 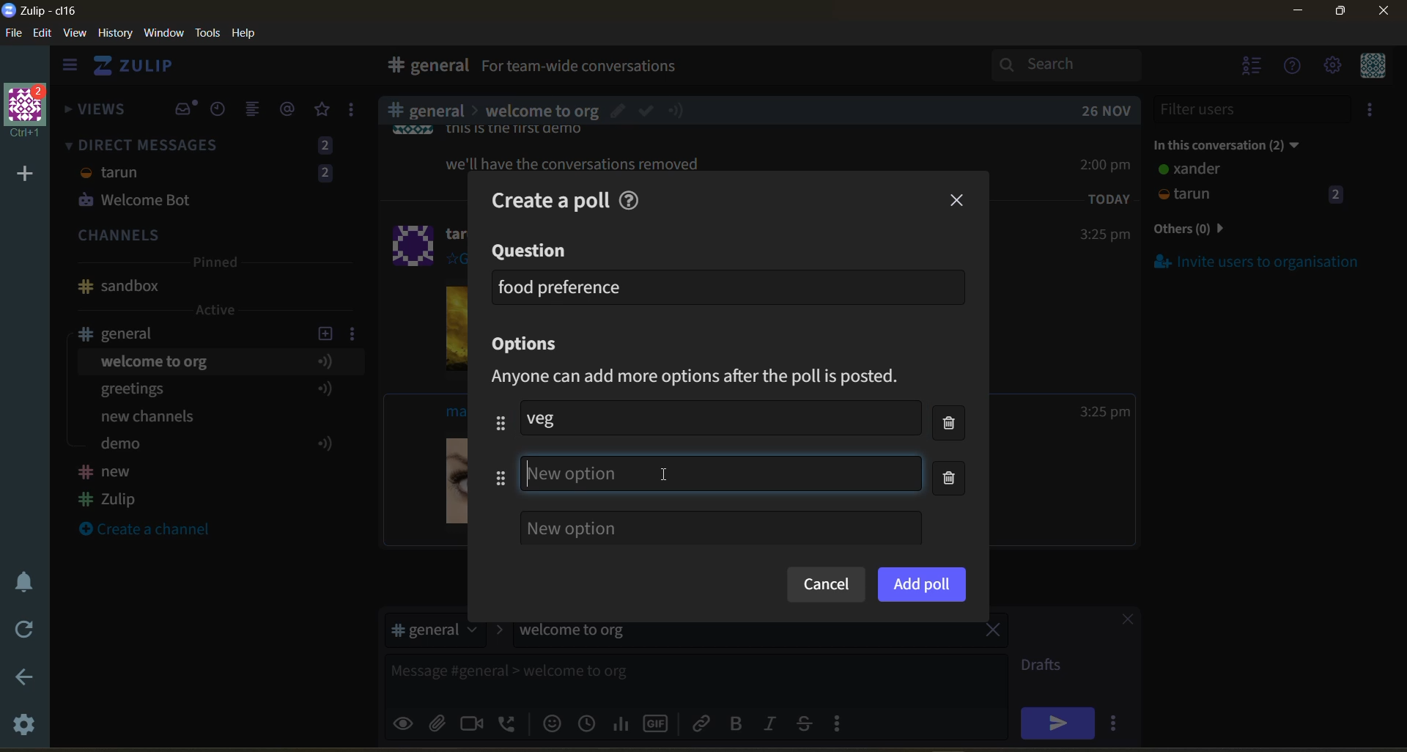 What do you see at coordinates (1107, 164) in the screenshot?
I see `2:00 pm` at bounding box center [1107, 164].